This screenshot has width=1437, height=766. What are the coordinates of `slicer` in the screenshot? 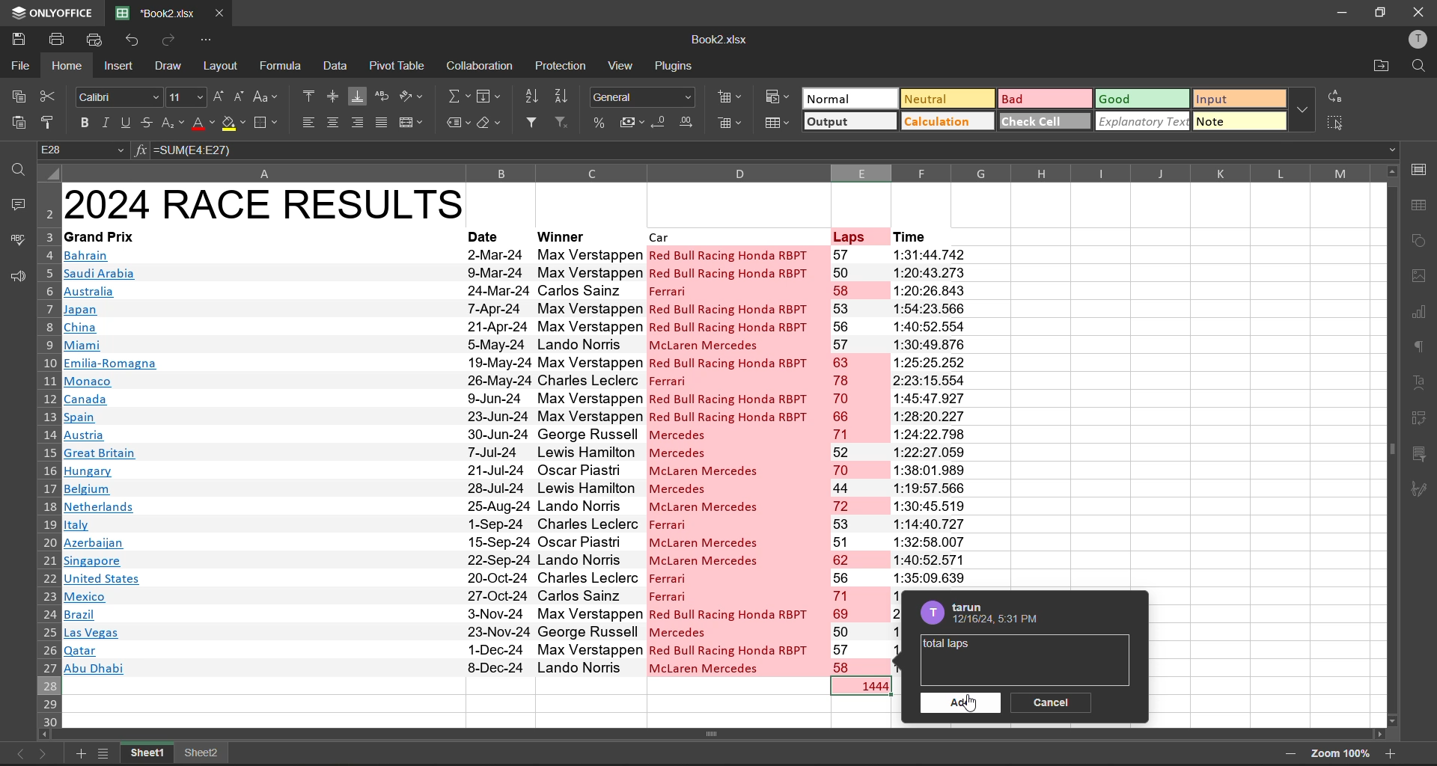 It's located at (1419, 457).